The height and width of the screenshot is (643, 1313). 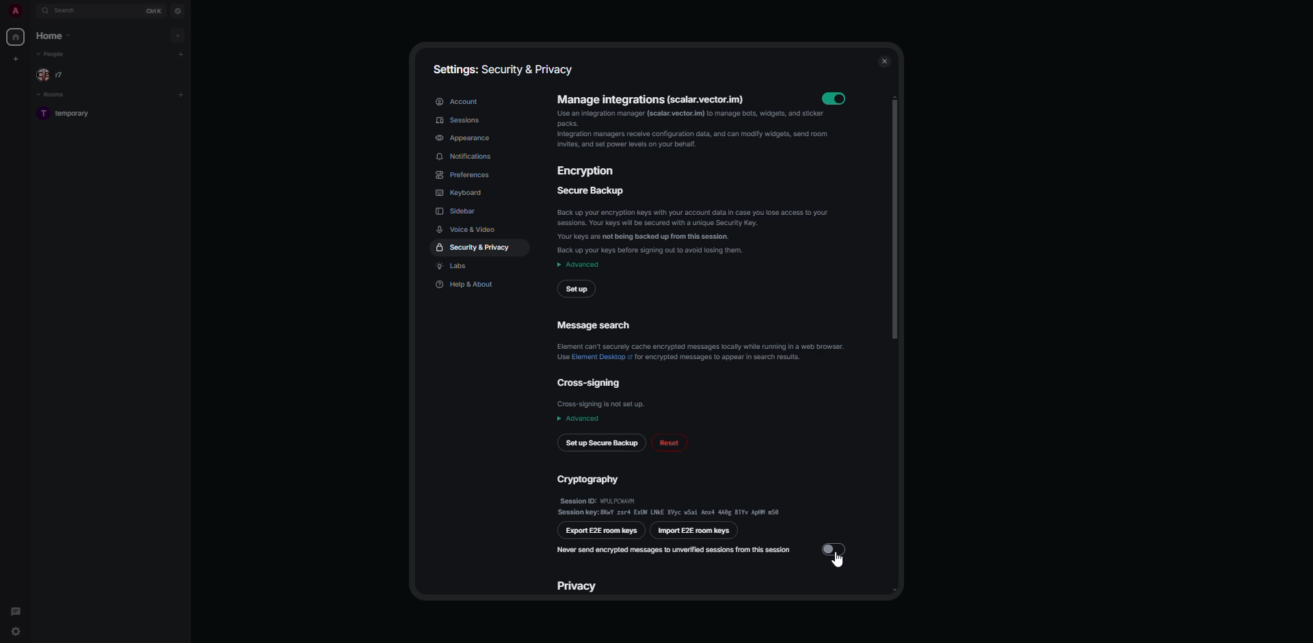 What do you see at coordinates (12, 10) in the screenshot?
I see `profile` at bounding box center [12, 10].